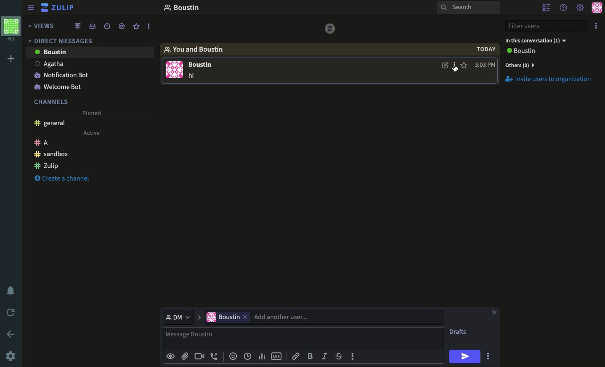  Describe the element at coordinates (9, 59) in the screenshot. I see `Add` at that location.